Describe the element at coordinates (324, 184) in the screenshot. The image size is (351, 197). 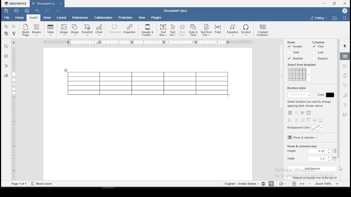
I see `zoom level` at that location.